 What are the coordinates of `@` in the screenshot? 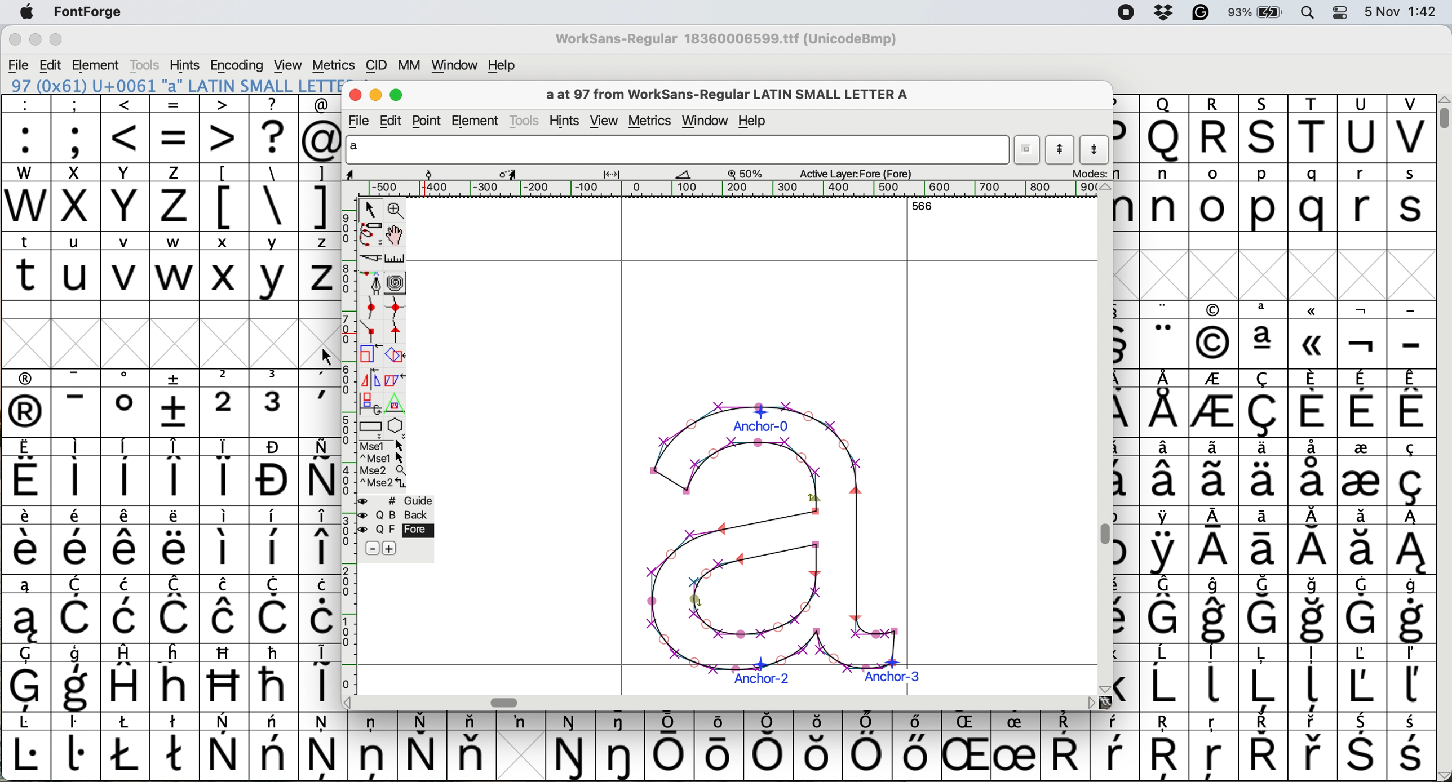 It's located at (321, 129).